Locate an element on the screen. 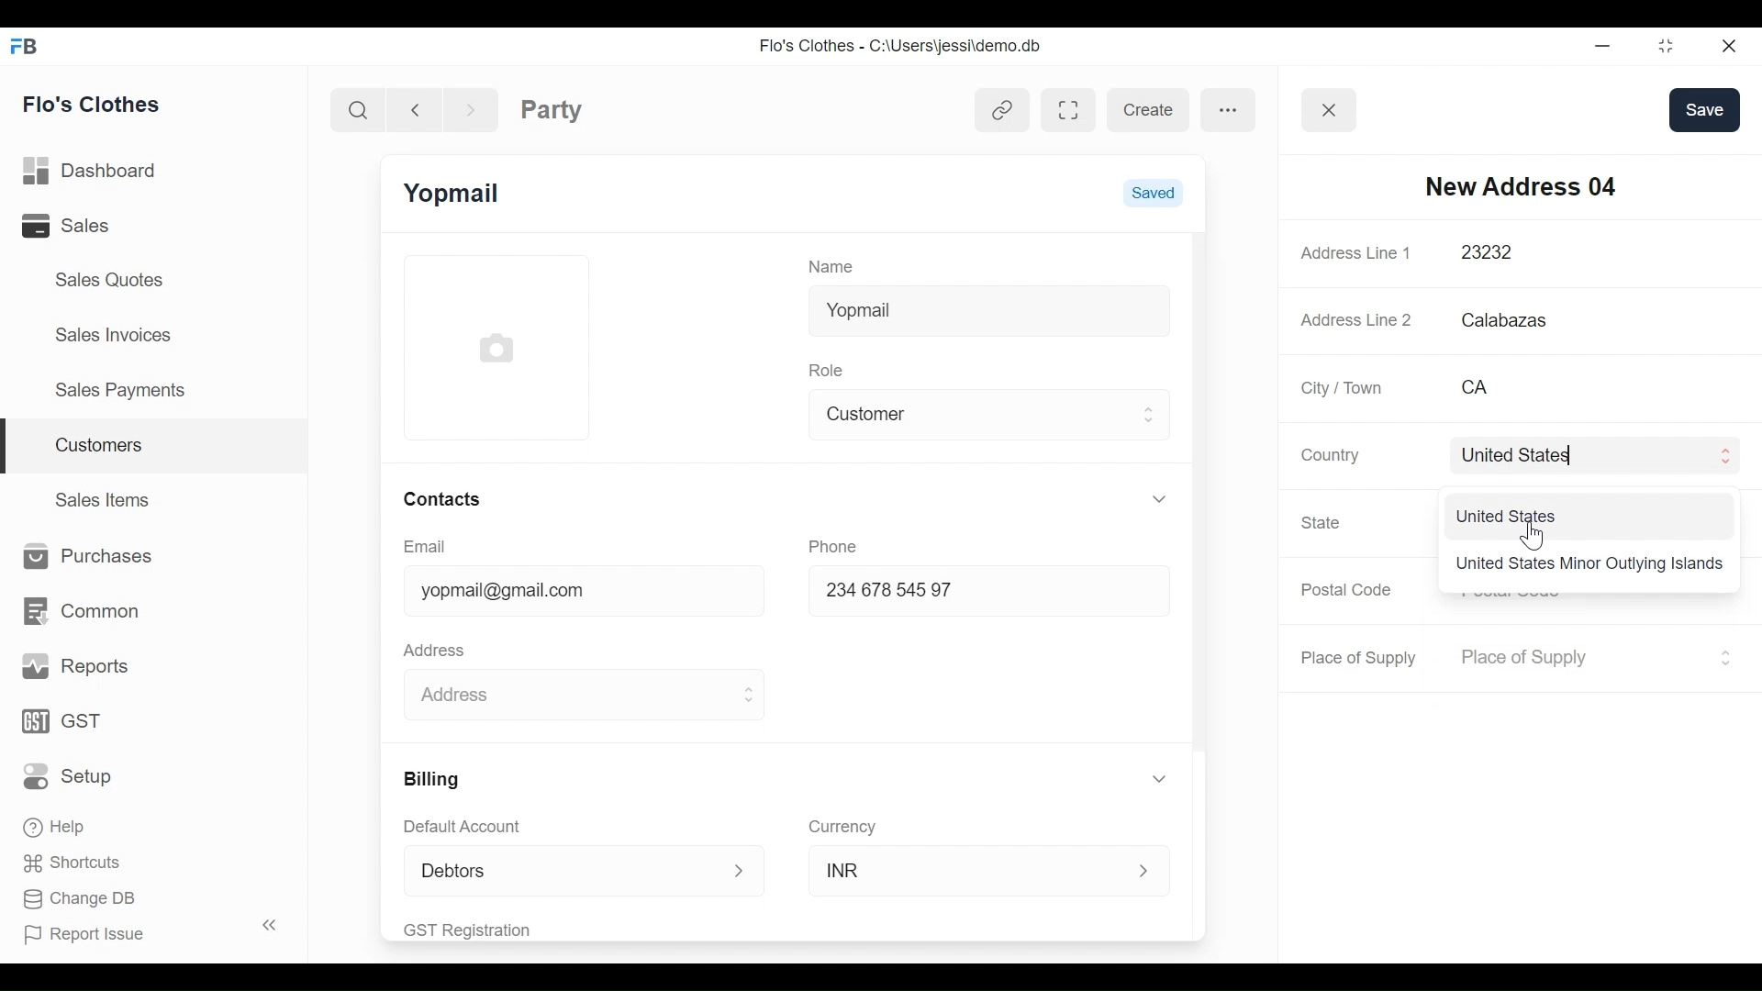 The width and height of the screenshot is (1762, 991). Role is located at coordinates (830, 368).